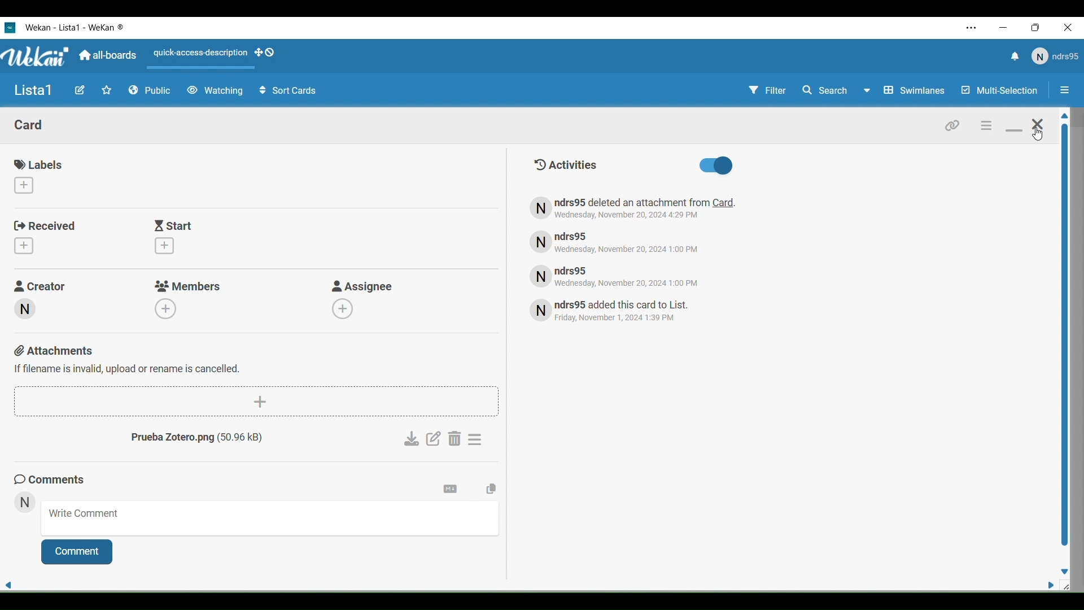 Image resolution: width=1084 pixels, height=610 pixels. Describe the element at coordinates (23, 246) in the screenshot. I see `Add received` at that location.